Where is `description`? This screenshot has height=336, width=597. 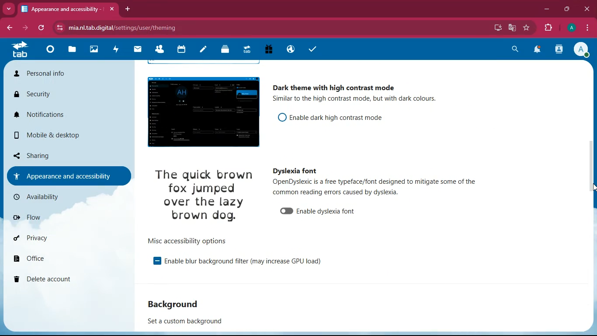 description is located at coordinates (358, 100).